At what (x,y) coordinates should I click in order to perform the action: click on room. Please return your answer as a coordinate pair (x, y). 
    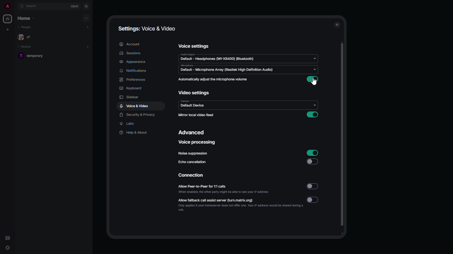
    Looking at the image, I should click on (35, 56).